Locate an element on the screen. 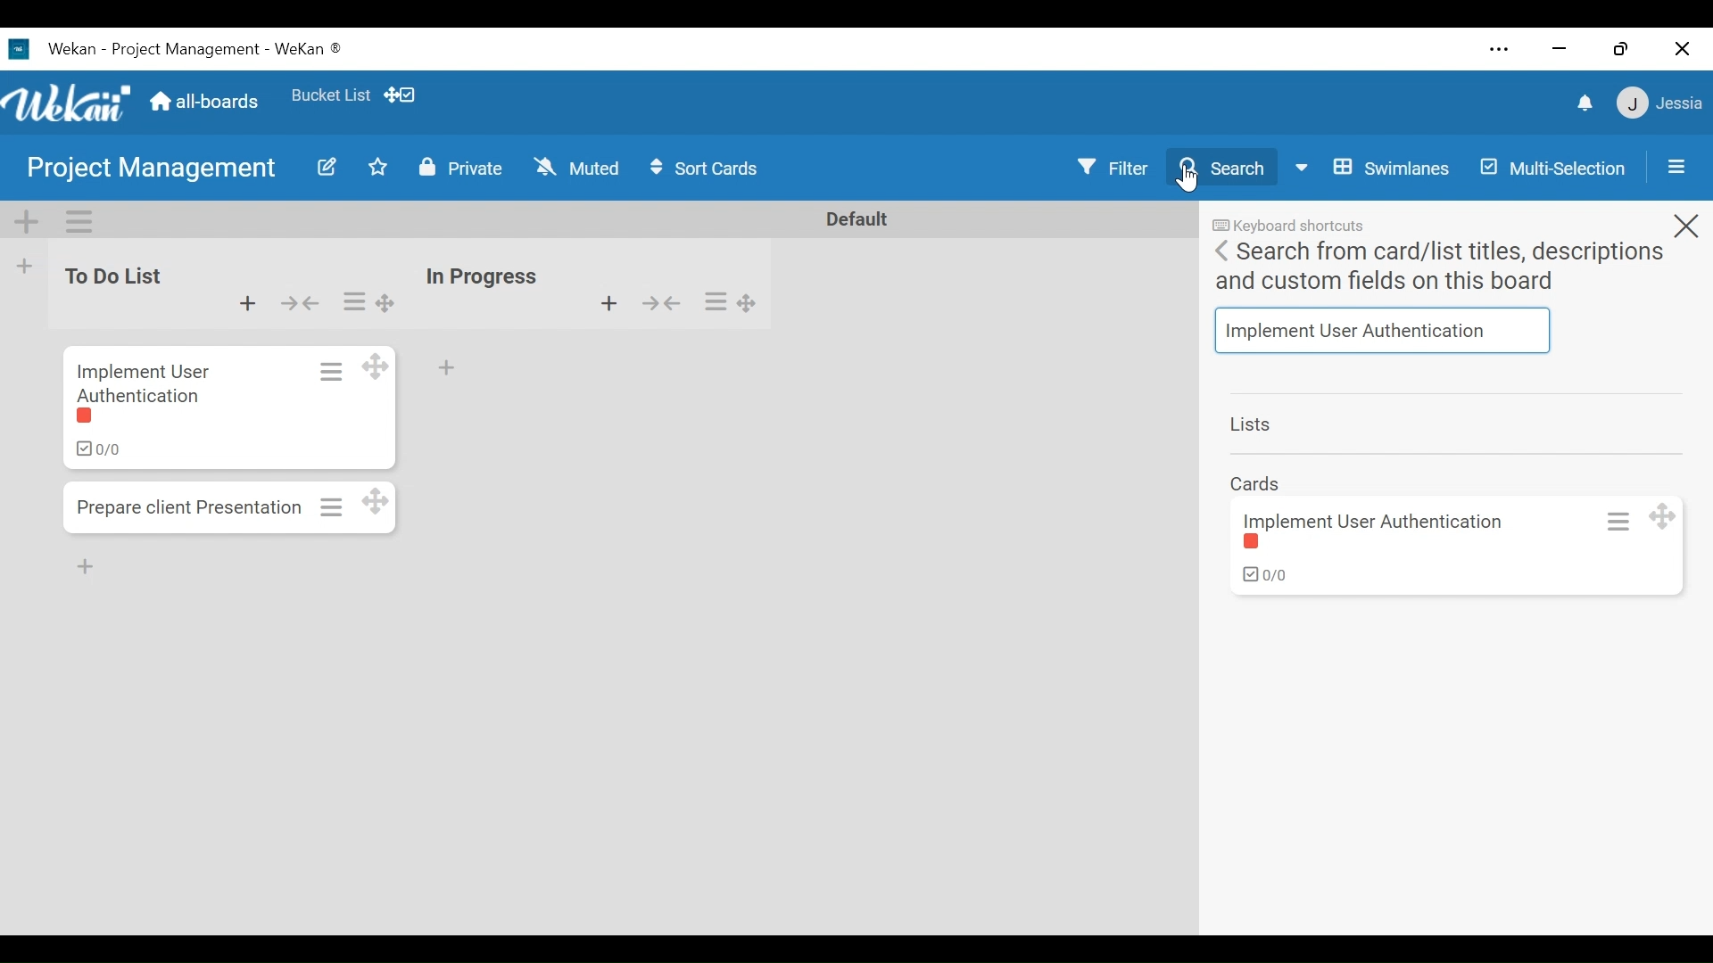 The height and width of the screenshot is (963, 1713). to do list is located at coordinates (121, 267).